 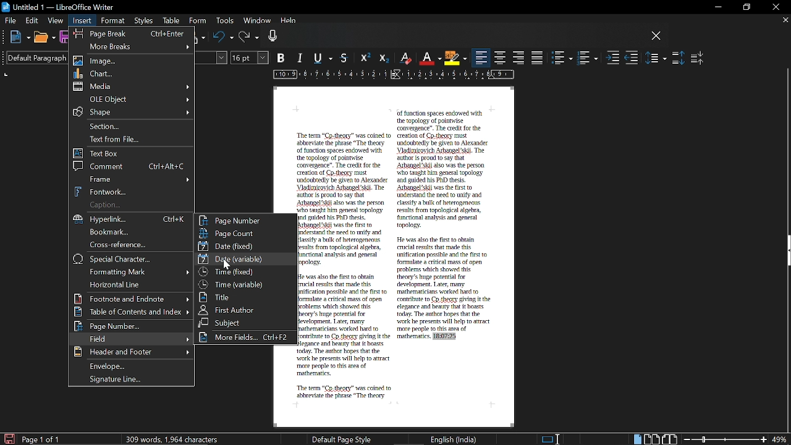 What do you see at coordinates (132, 312) in the screenshot?
I see `Table of contents and index` at bounding box center [132, 312].